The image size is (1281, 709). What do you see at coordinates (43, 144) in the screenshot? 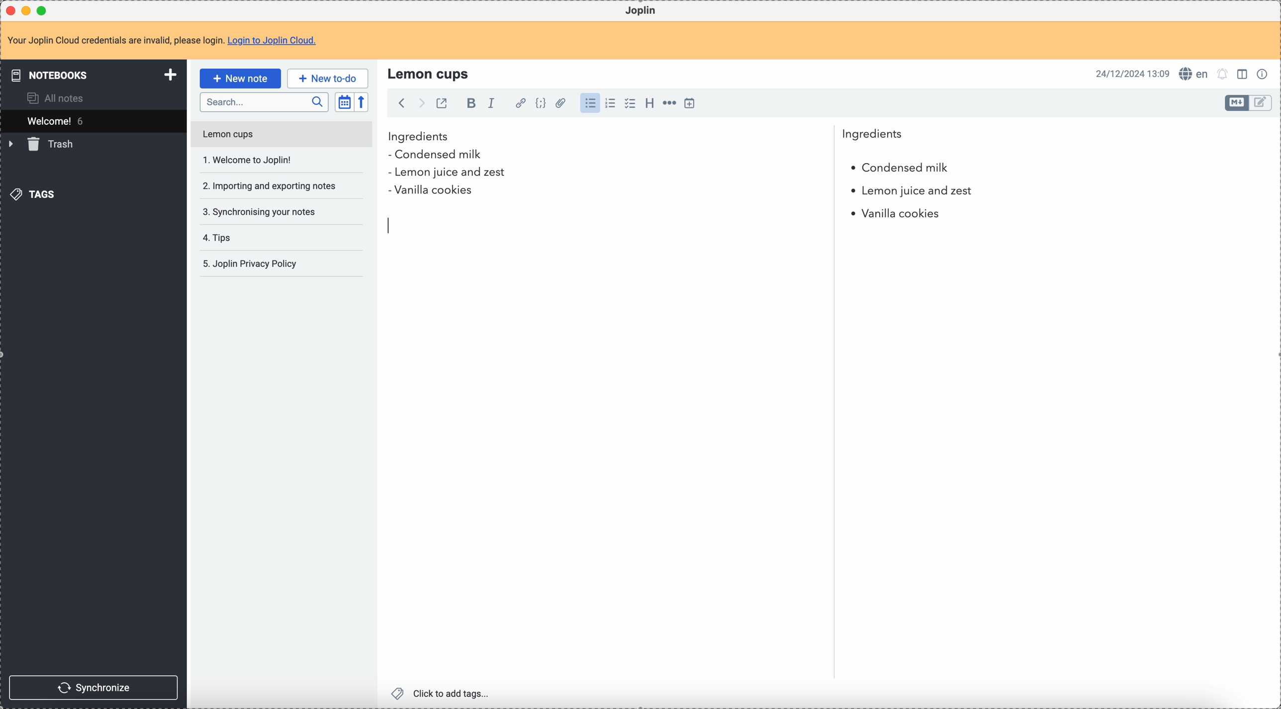
I see `trash` at bounding box center [43, 144].